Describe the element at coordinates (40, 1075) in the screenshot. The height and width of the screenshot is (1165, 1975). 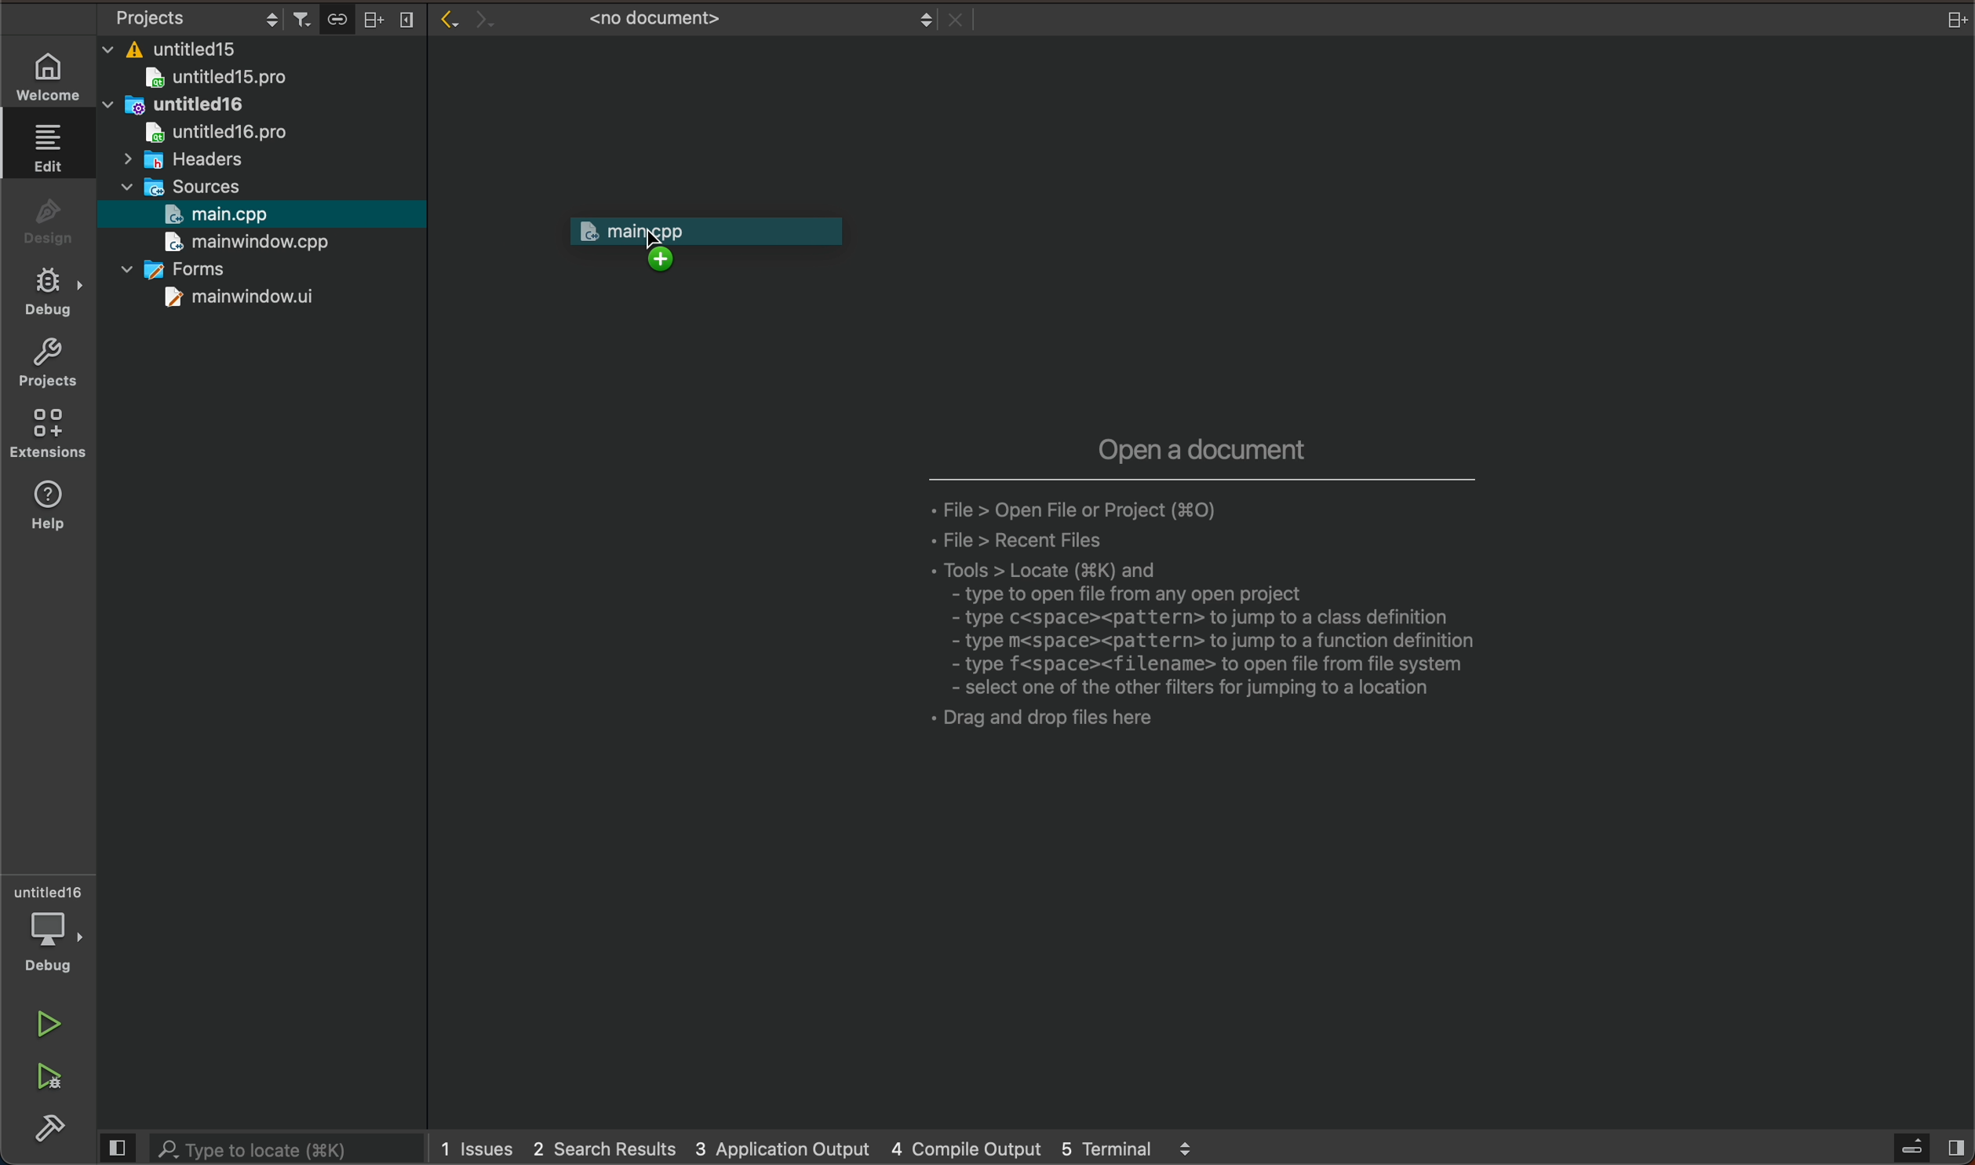
I see `run and debug` at that location.